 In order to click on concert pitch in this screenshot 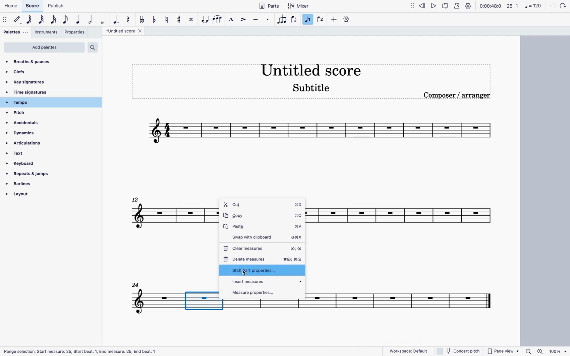, I will do `click(459, 351)`.